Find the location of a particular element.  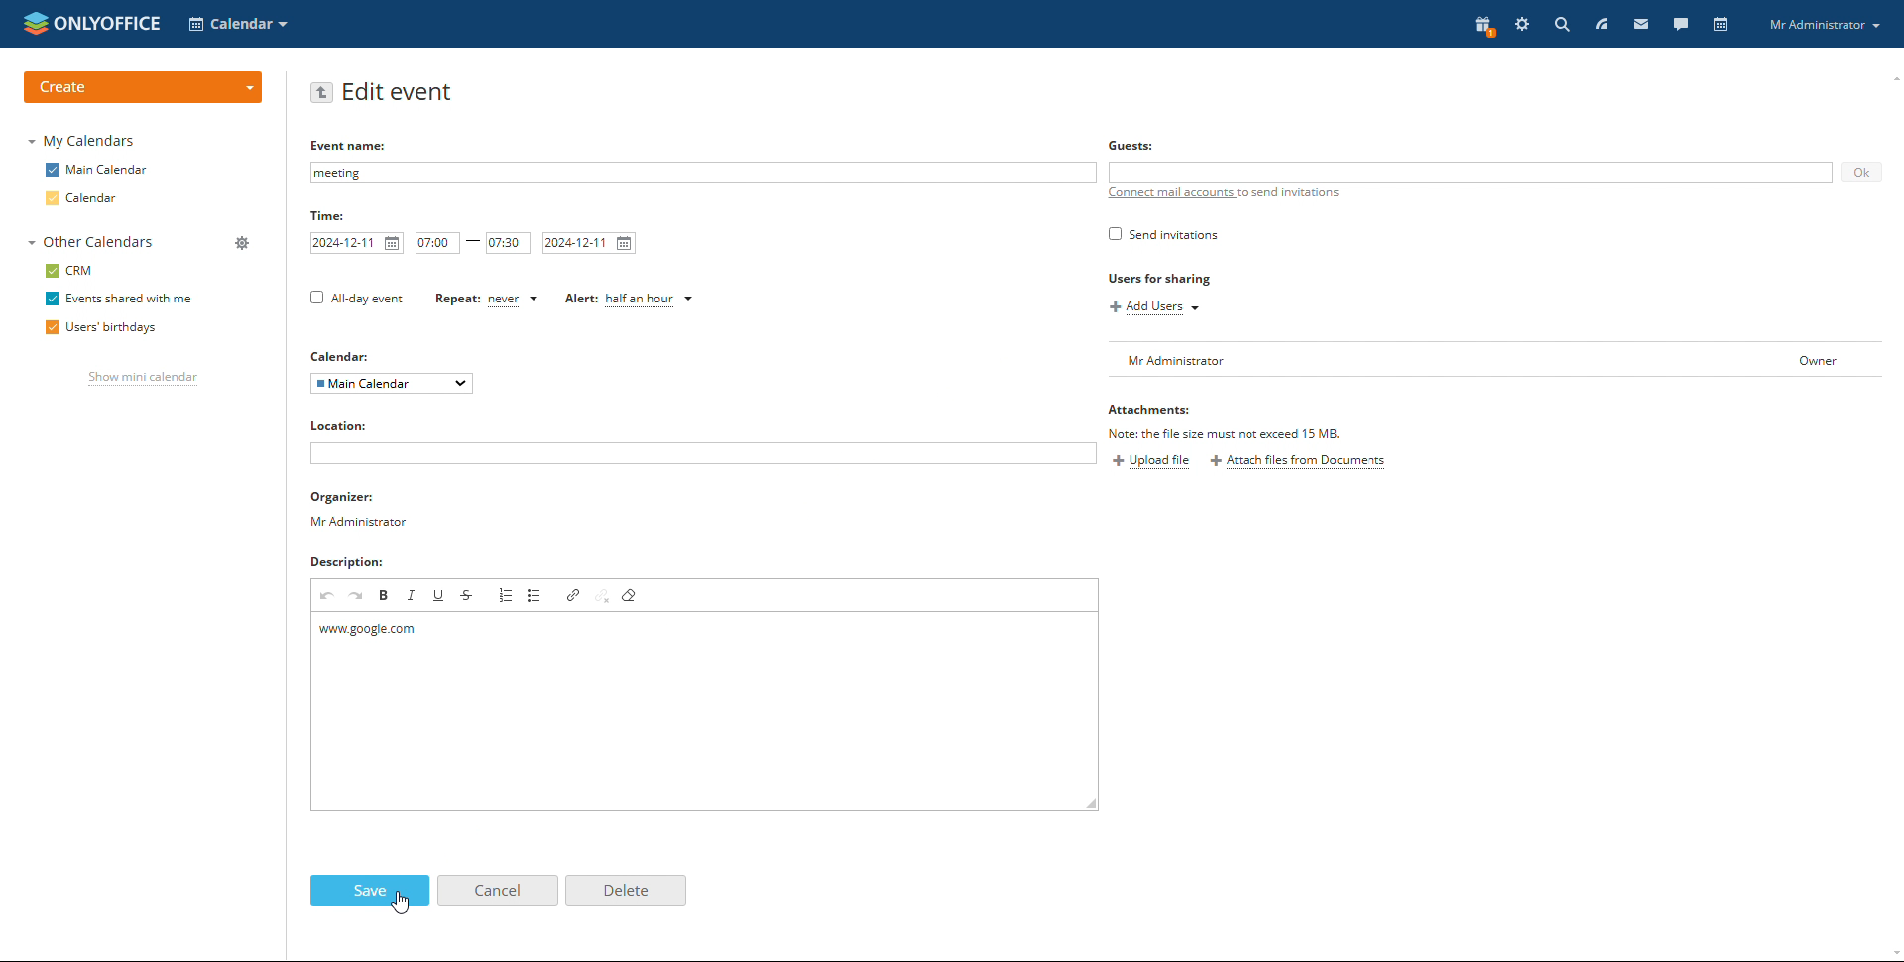

user list is located at coordinates (1495, 360).